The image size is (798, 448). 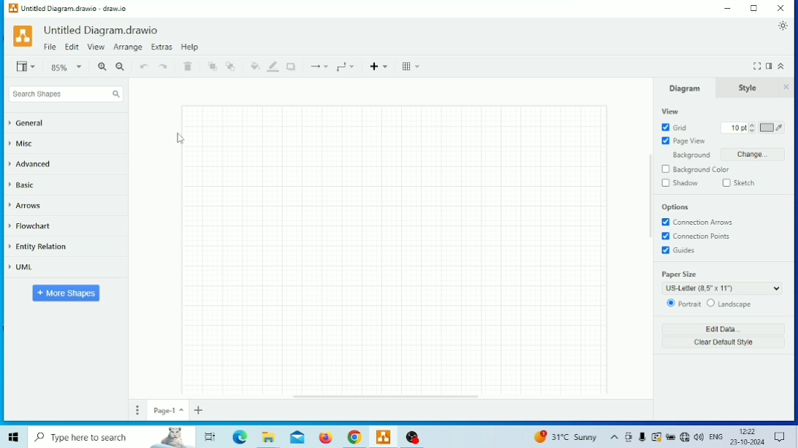 What do you see at coordinates (685, 436) in the screenshot?
I see `Internet` at bounding box center [685, 436].